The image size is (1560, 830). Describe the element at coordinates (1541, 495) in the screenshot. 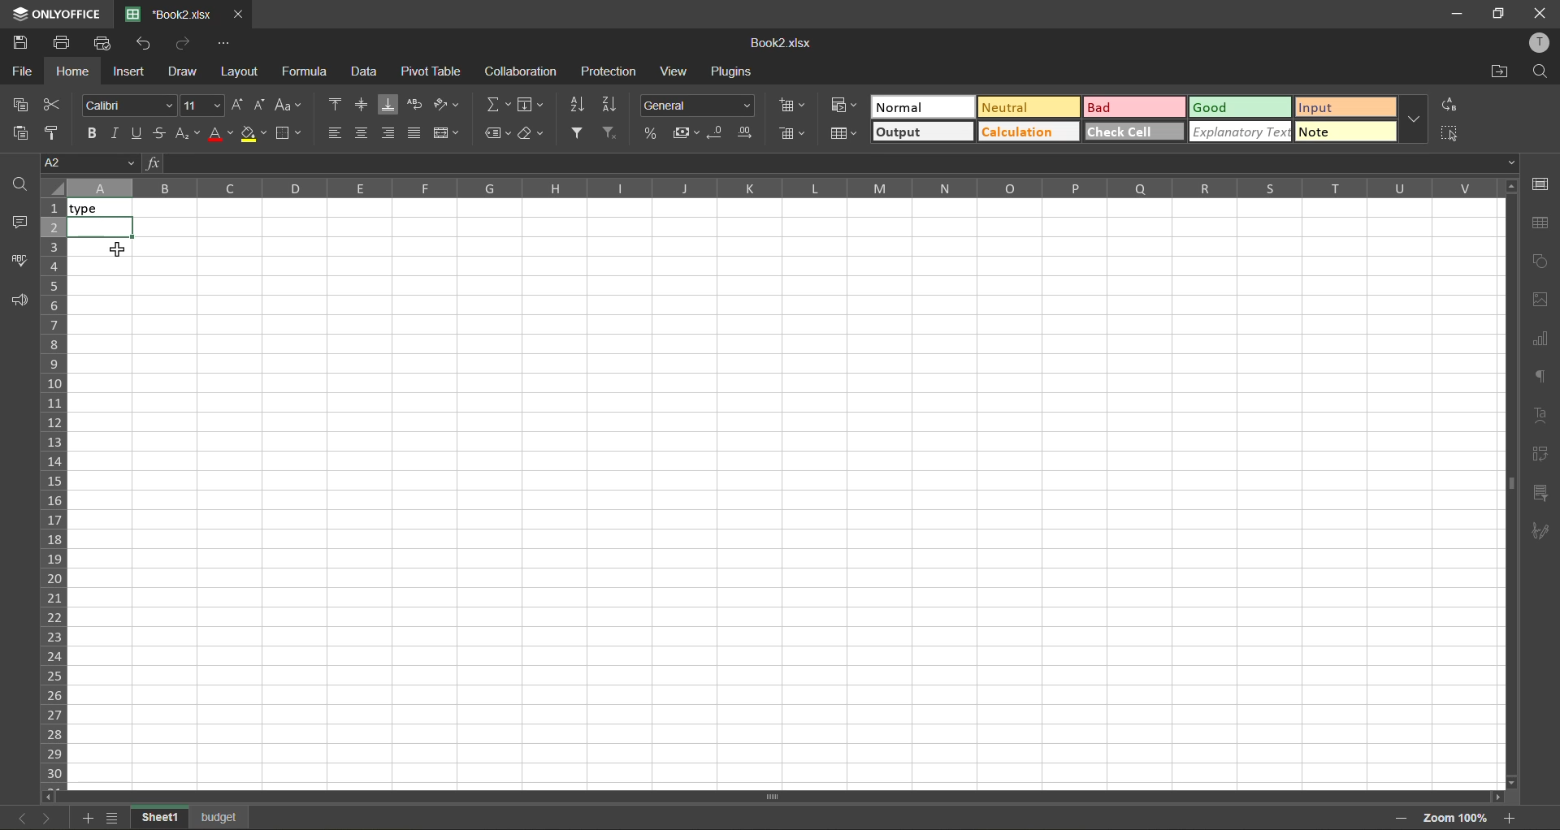

I see `slicer` at that location.